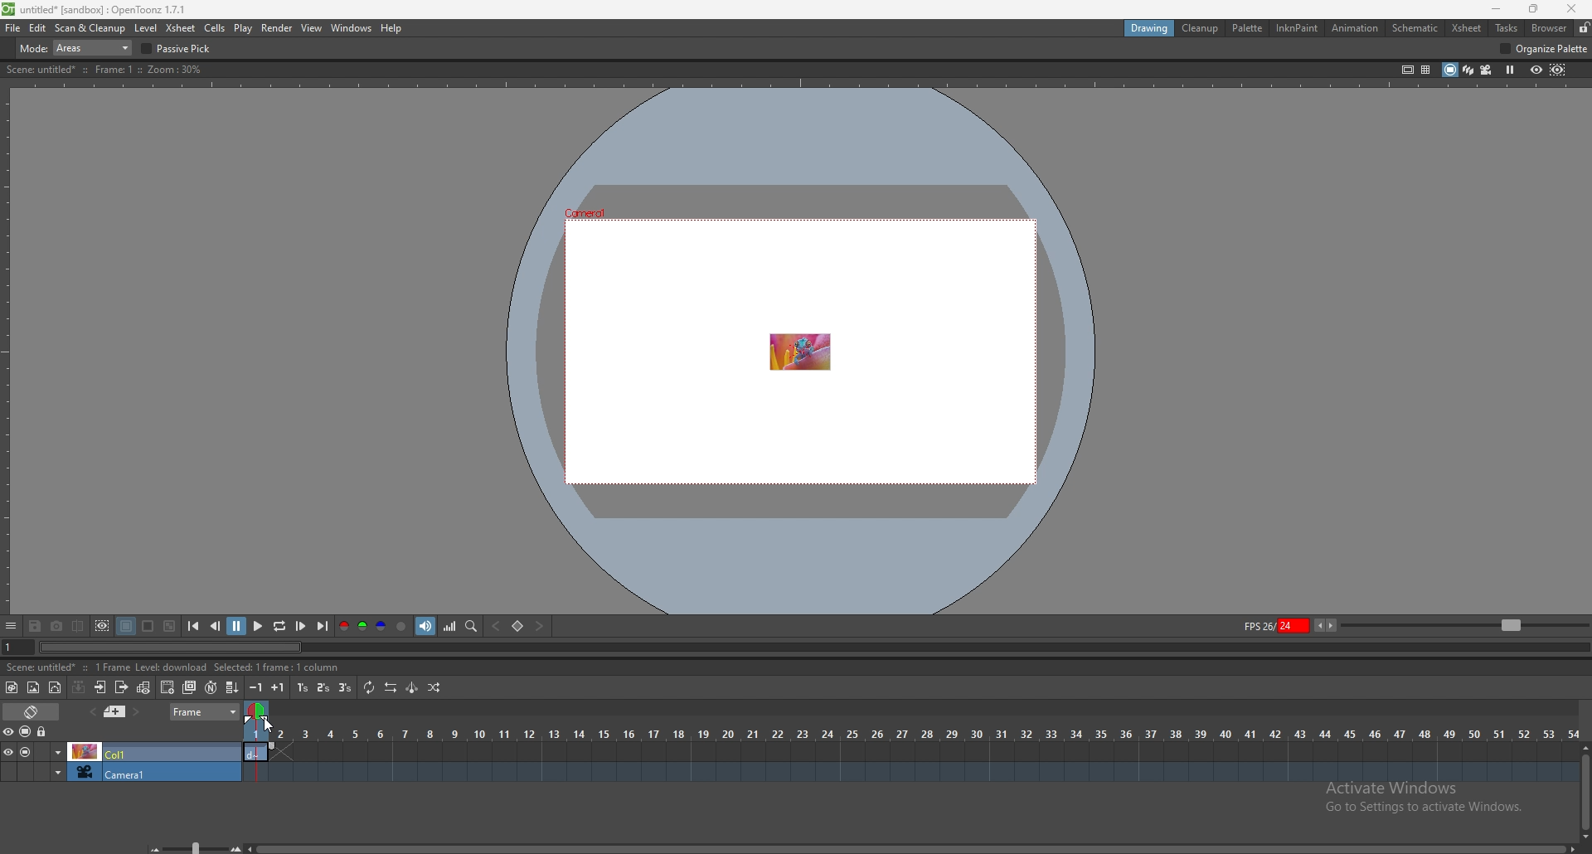 This screenshot has width=1592, height=854. What do you see at coordinates (497, 626) in the screenshot?
I see `previous key` at bounding box center [497, 626].